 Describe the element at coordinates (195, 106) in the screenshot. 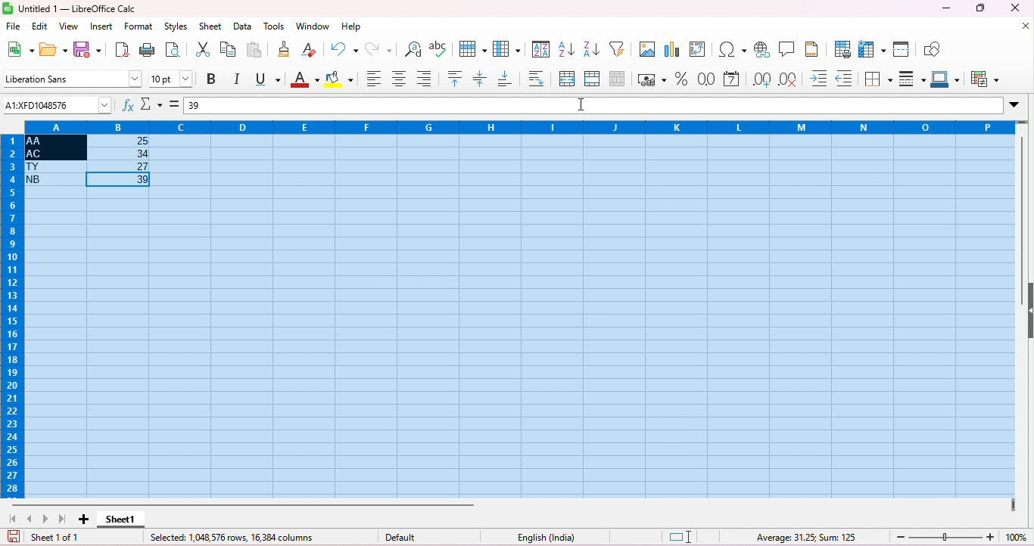

I see `39` at that location.